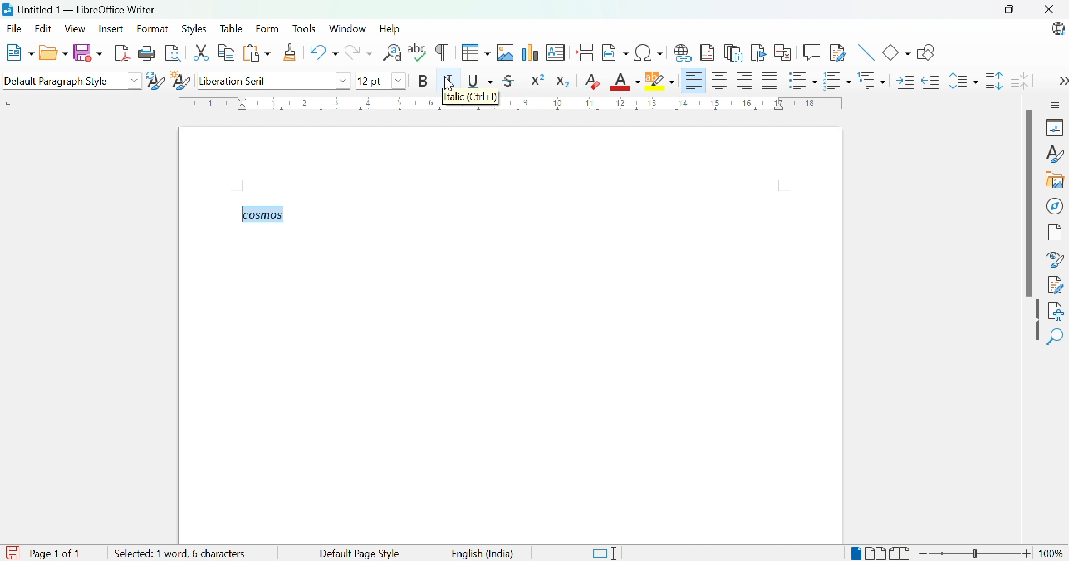 This screenshot has width=1069, height=561. What do you see at coordinates (925, 554) in the screenshot?
I see `Zoom out` at bounding box center [925, 554].